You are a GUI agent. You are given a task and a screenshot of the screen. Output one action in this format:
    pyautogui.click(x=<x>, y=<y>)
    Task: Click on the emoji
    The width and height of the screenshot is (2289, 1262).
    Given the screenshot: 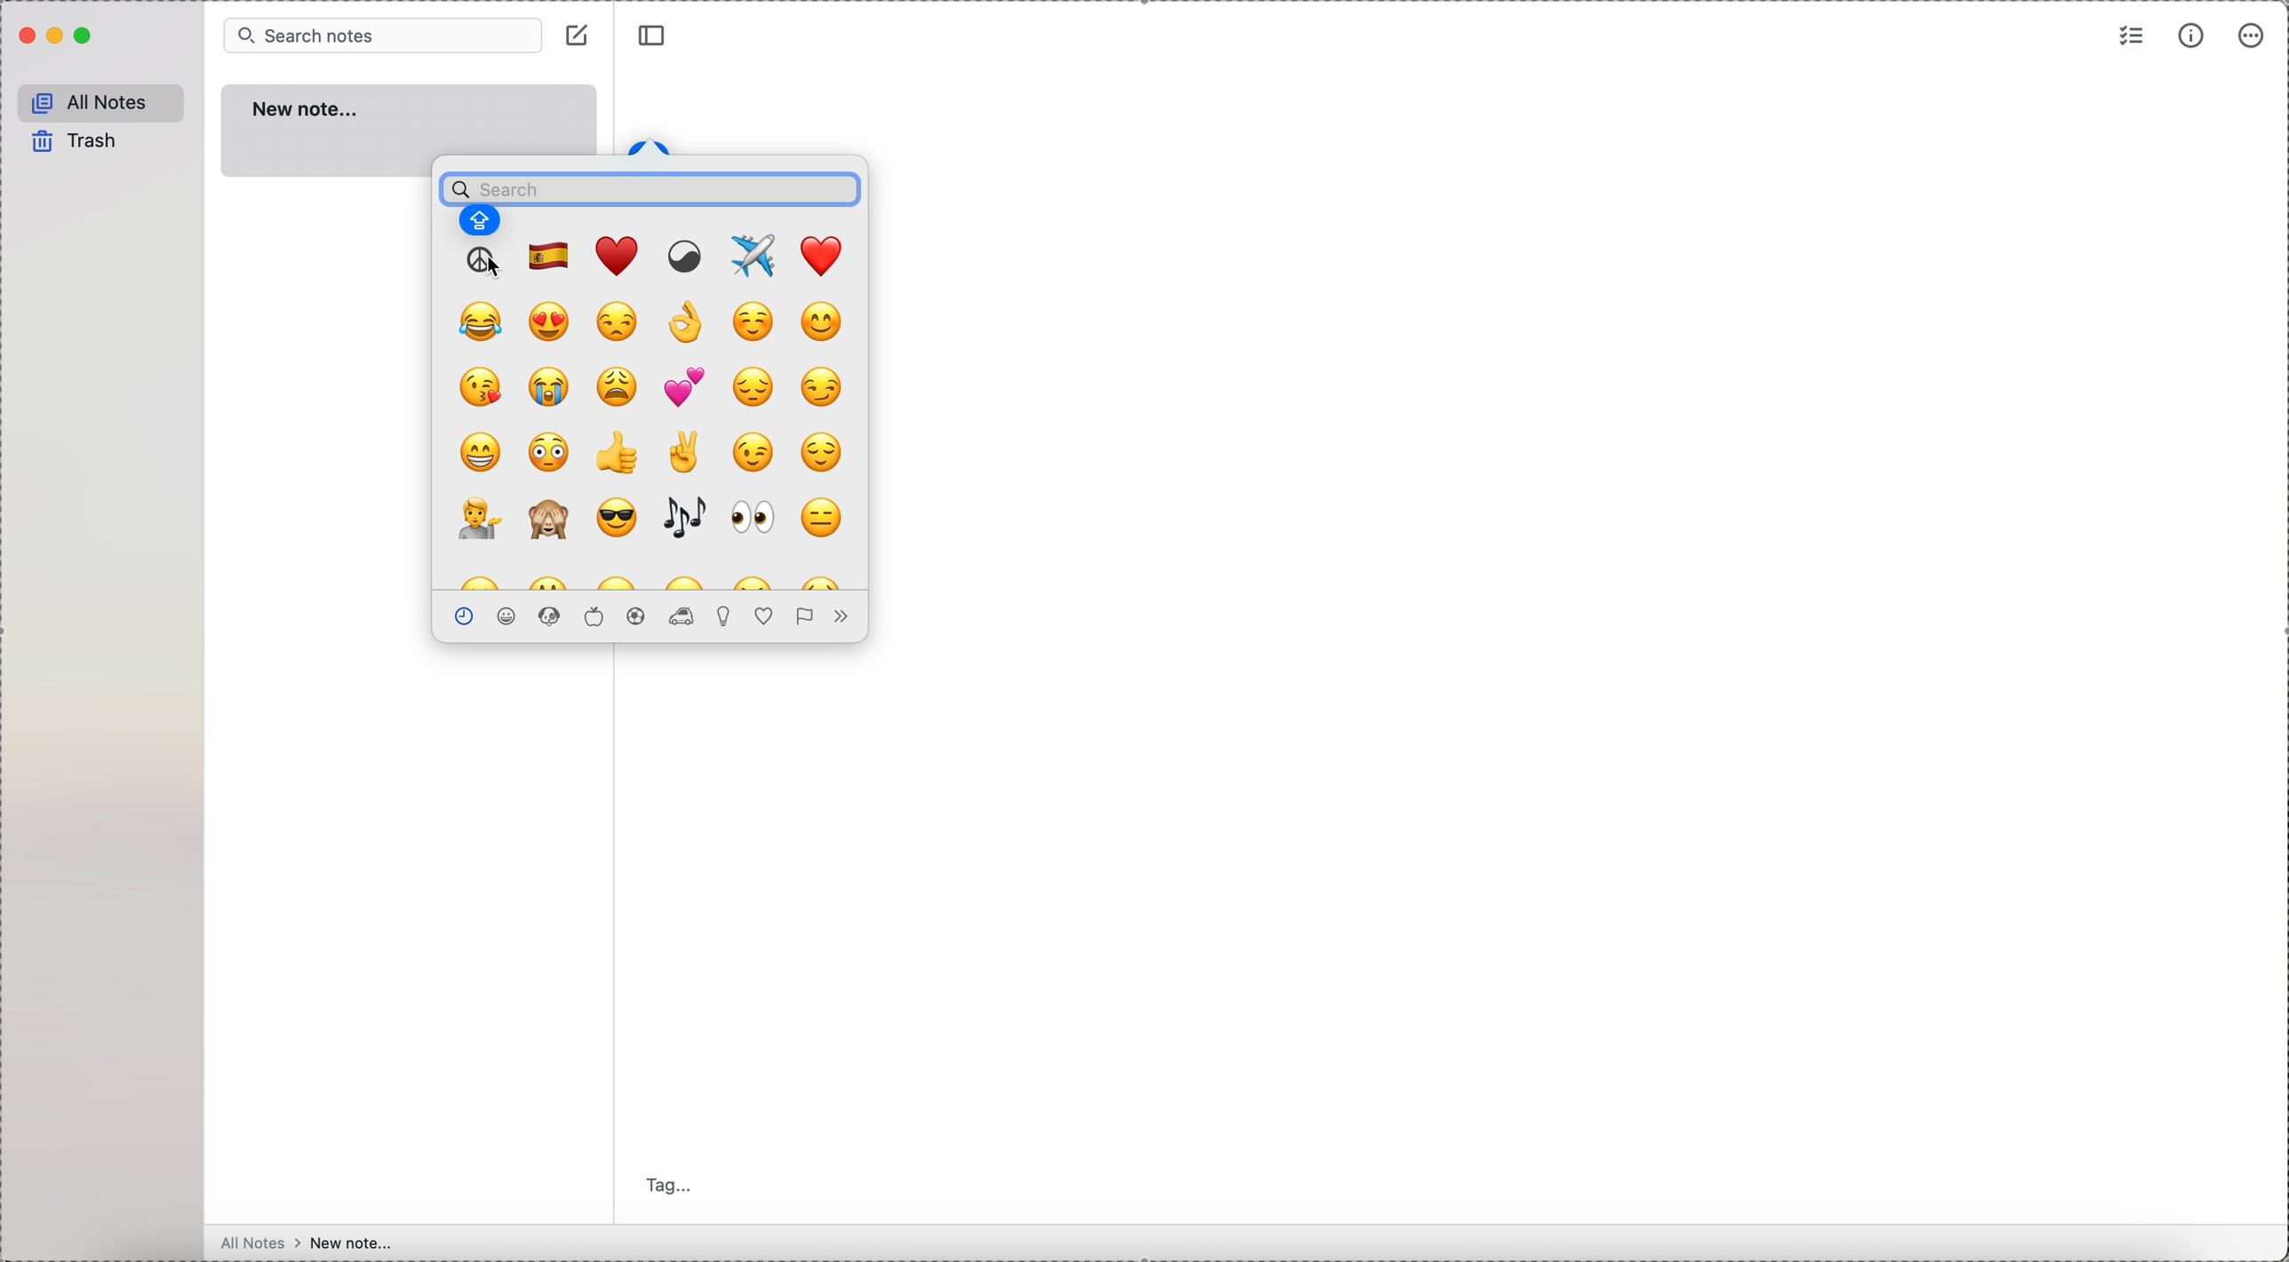 What is the action you would take?
    pyautogui.click(x=618, y=385)
    